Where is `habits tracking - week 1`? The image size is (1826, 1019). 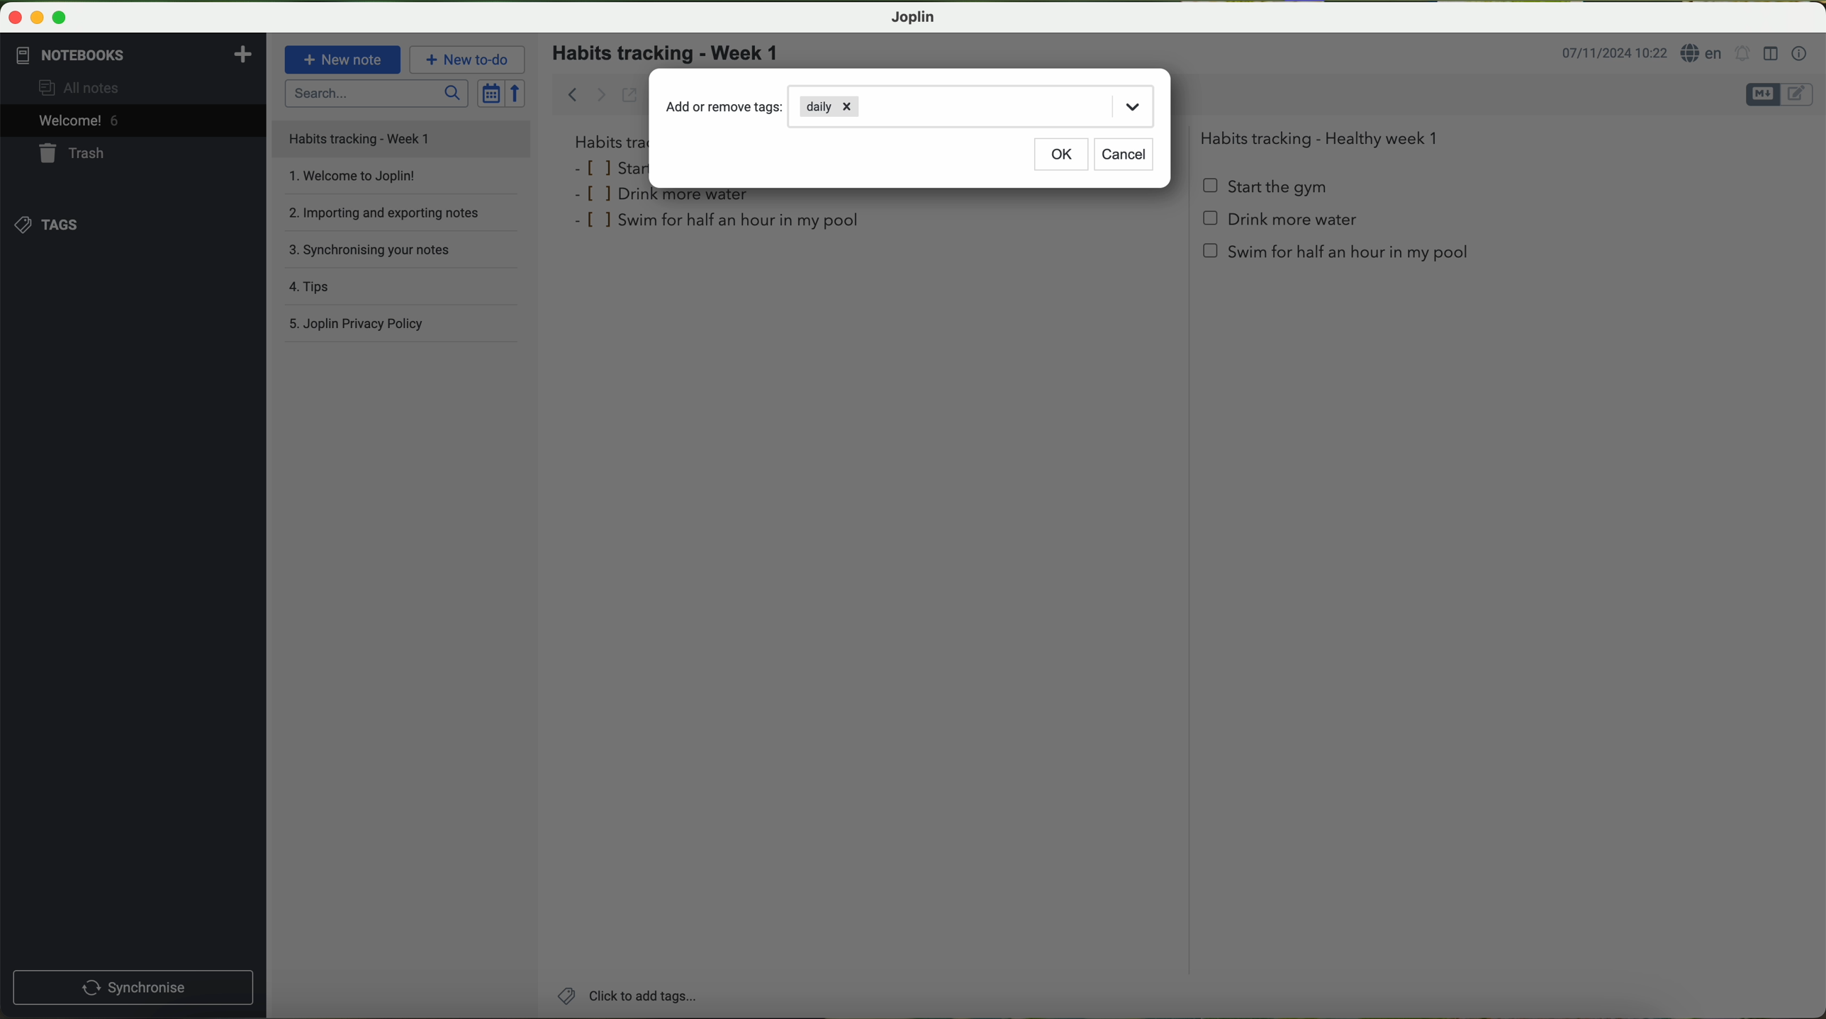
habits tracking - week 1 is located at coordinates (674, 54).